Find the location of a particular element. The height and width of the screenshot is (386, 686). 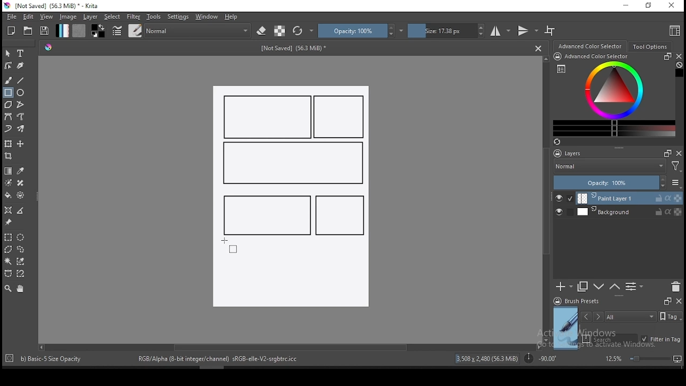

opacity is located at coordinates (616, 183).